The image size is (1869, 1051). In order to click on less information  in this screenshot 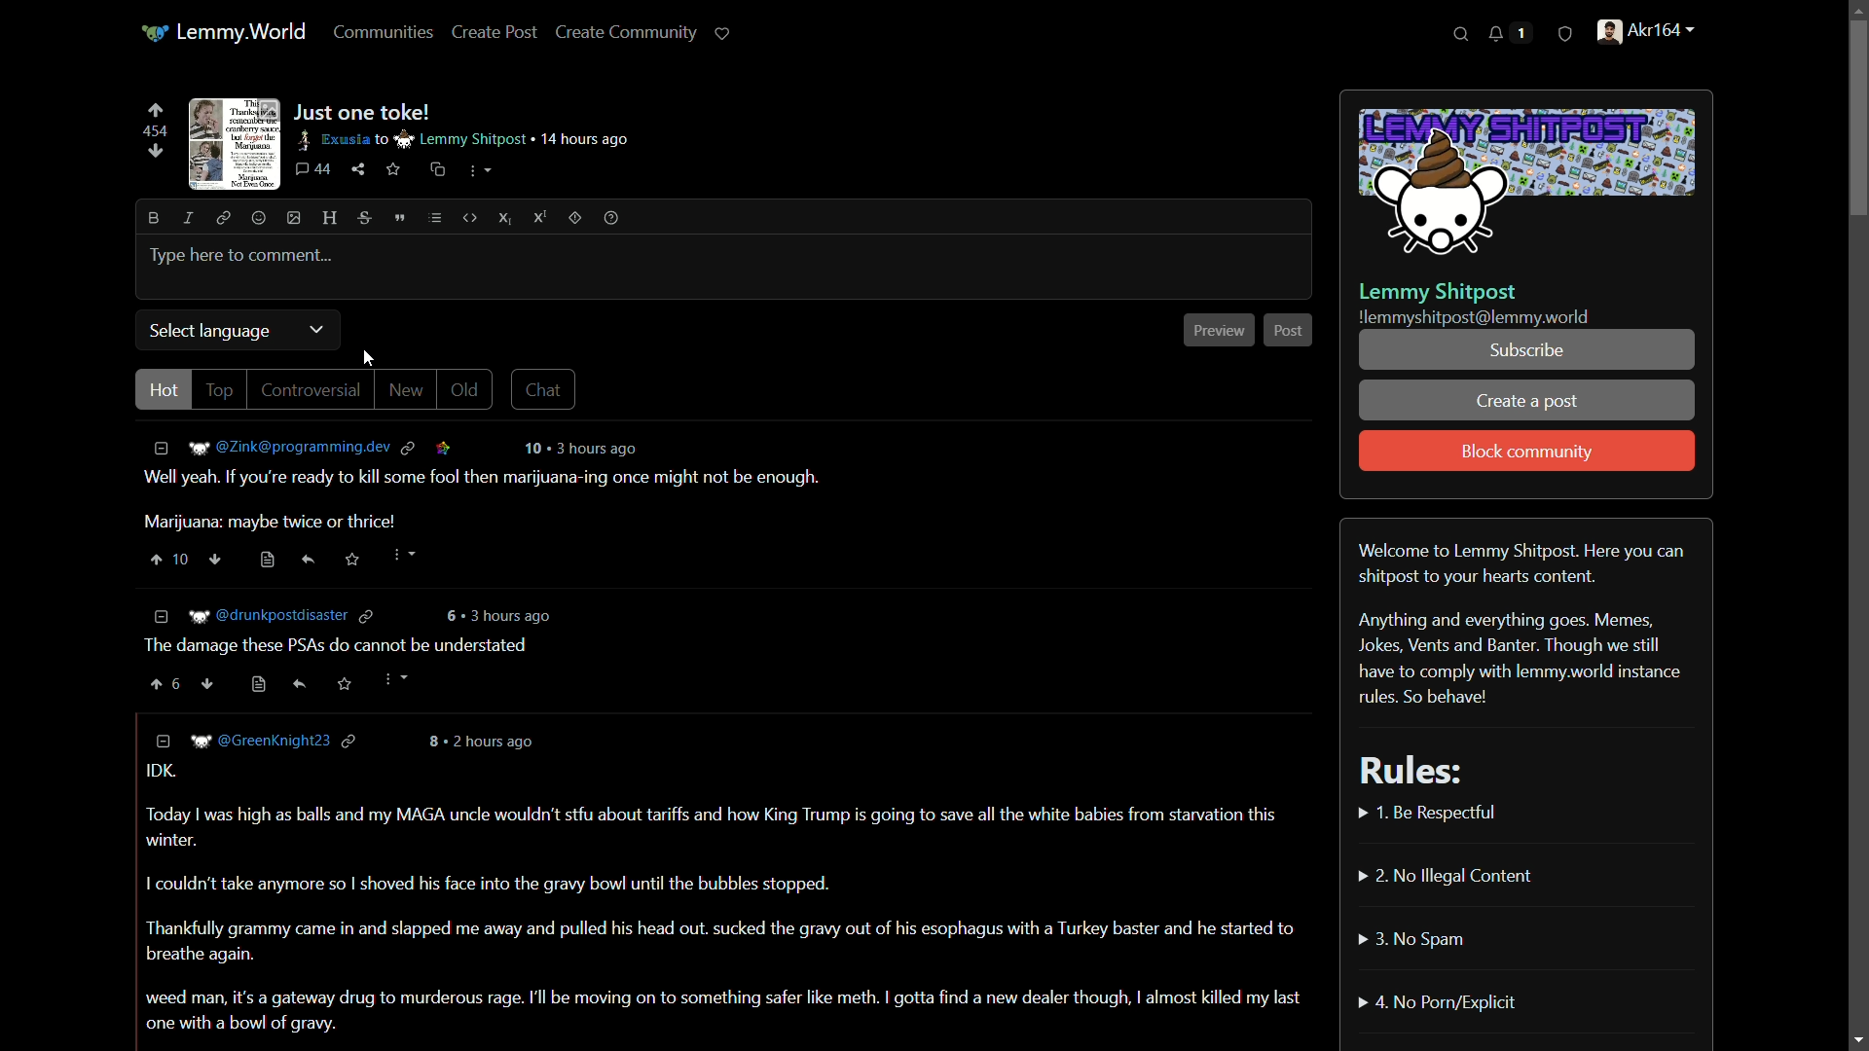, I will do `click(163, 450)`.